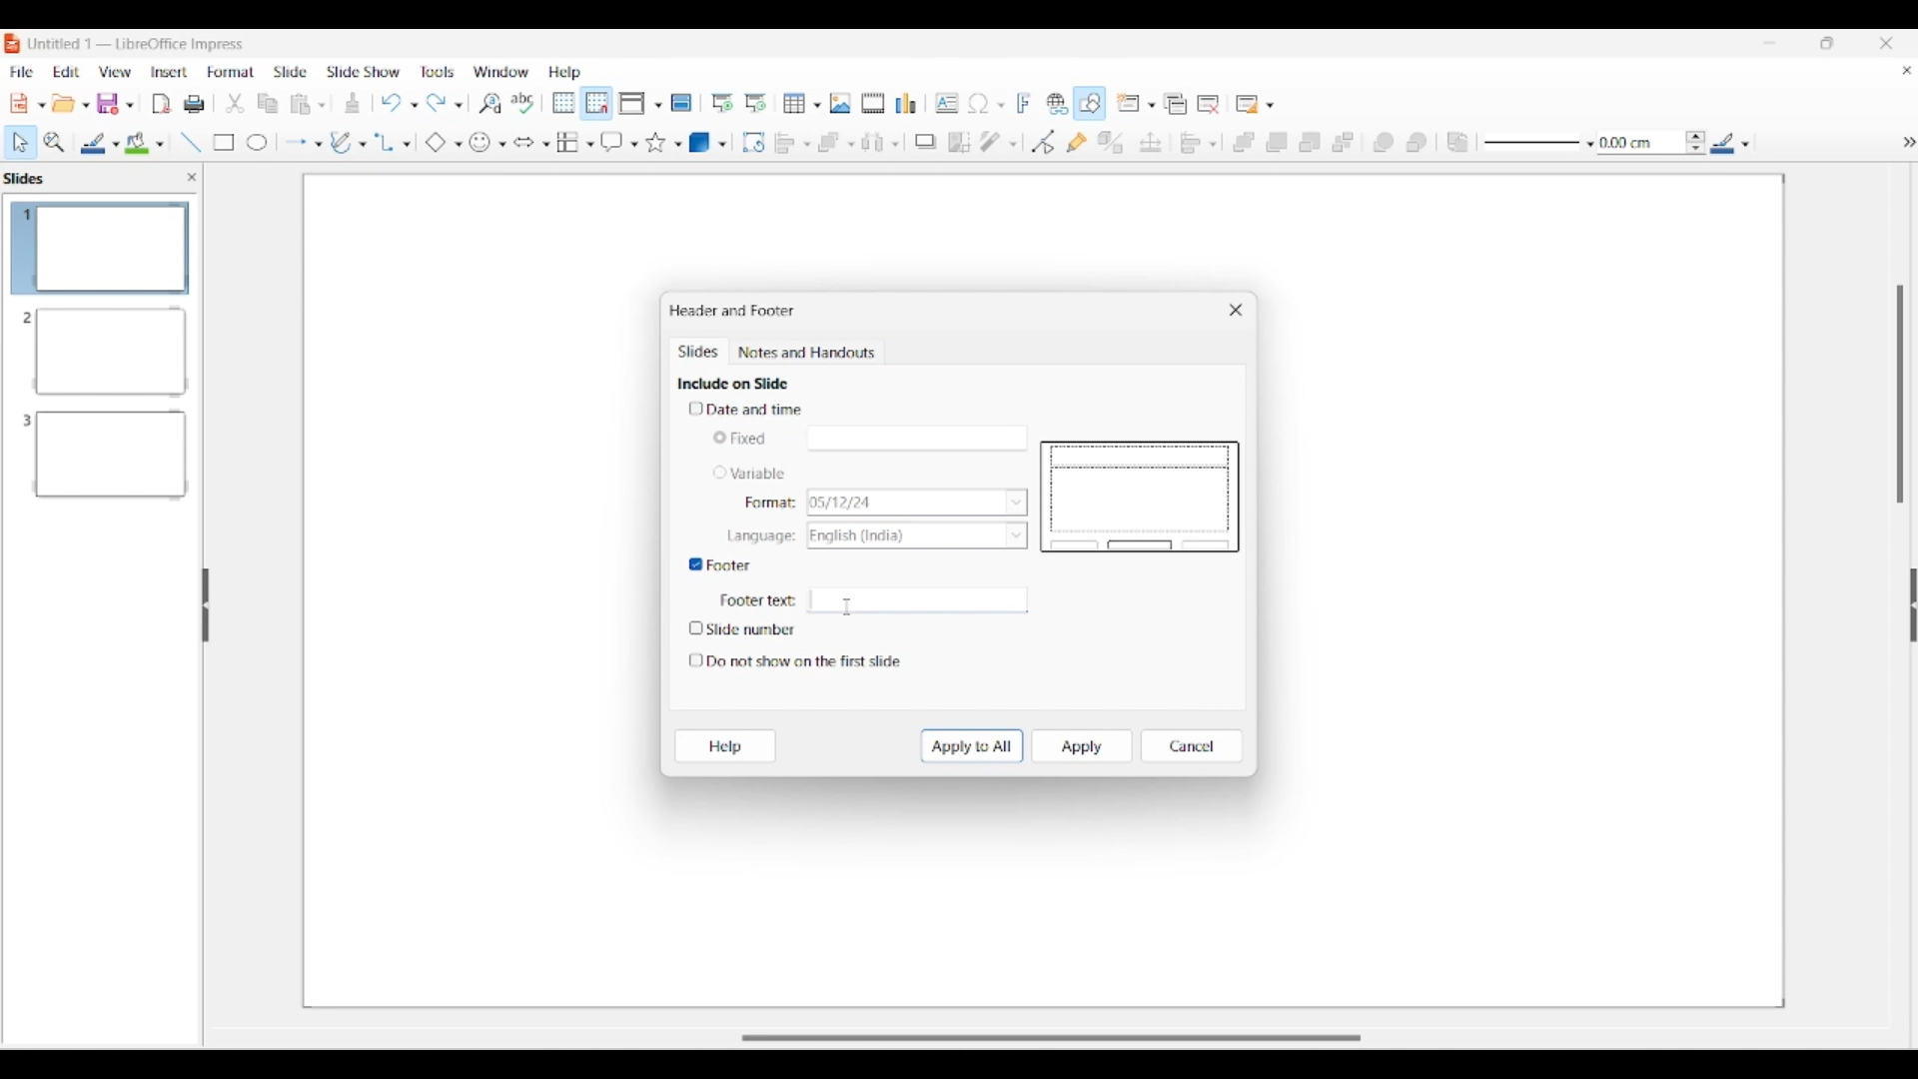 The height and width of the screenshot is (1079, 1918). I want to click on Star and banner options, so click(664, 143).